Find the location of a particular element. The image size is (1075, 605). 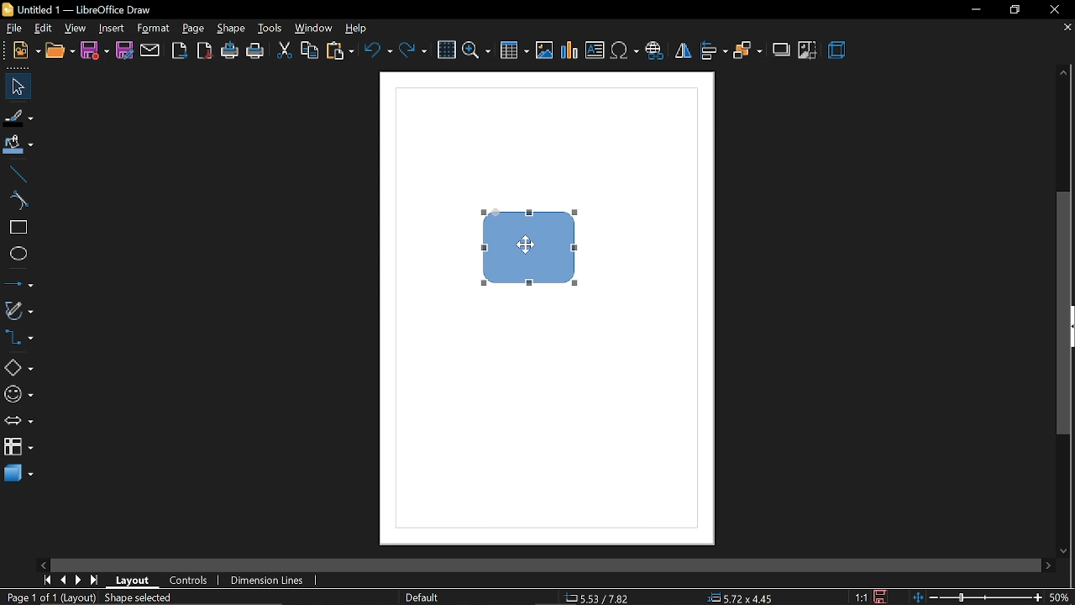

insert image is located at coordinates (543, 51).